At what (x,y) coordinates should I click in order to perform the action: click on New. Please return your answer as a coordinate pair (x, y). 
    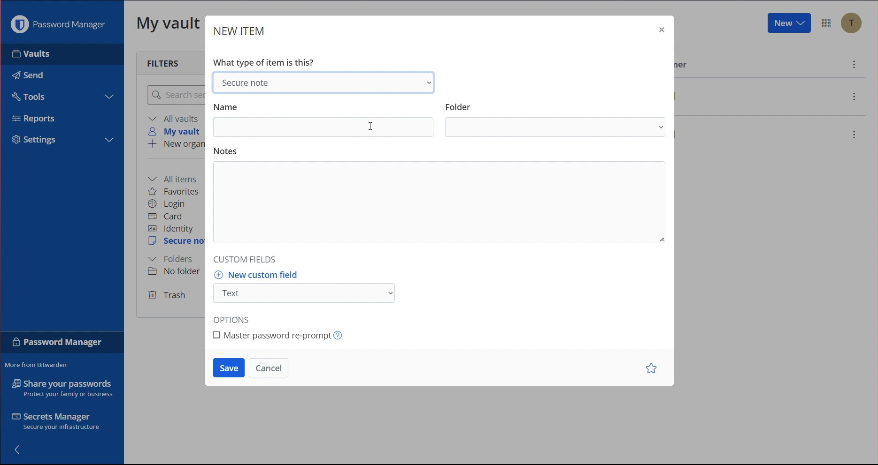
    Looking at the image, I should click on (789, 24).